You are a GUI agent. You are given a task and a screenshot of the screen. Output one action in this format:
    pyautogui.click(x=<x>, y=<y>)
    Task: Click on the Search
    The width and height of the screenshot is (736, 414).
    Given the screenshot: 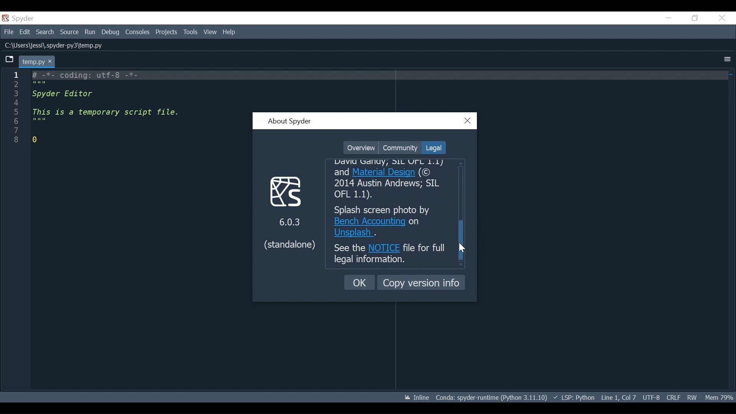 What is the action you would take?
    pyautogui.click(x=45, y=32)
    